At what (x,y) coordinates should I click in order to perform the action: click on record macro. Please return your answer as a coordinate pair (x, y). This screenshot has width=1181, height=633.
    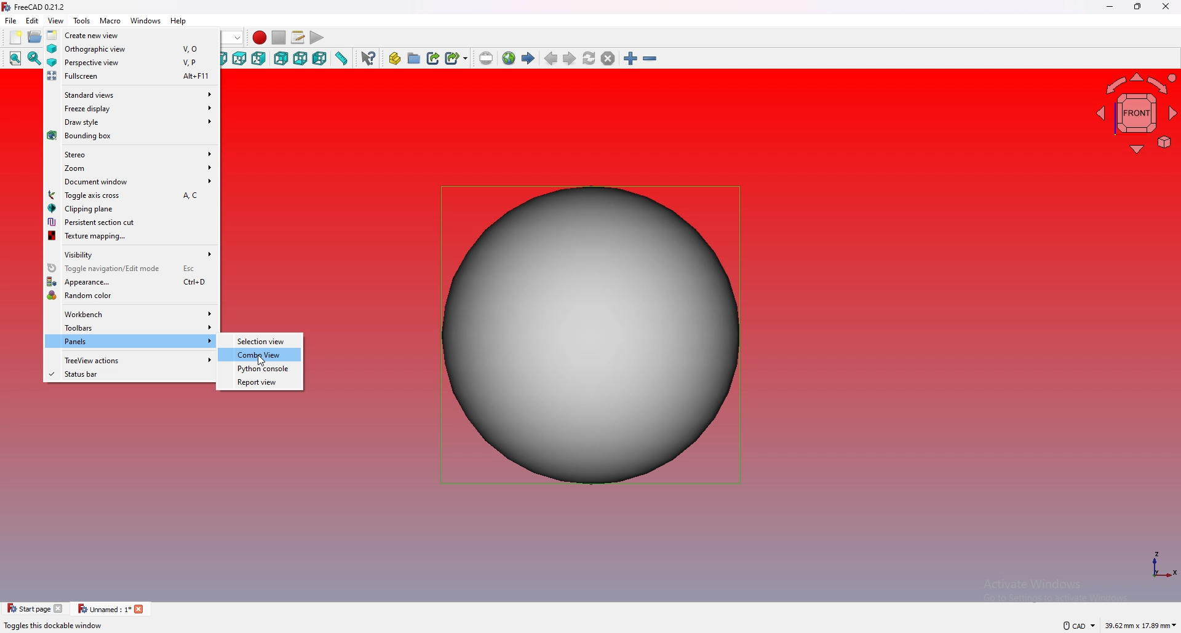
    Looking at the image, I should click on (260, 37).